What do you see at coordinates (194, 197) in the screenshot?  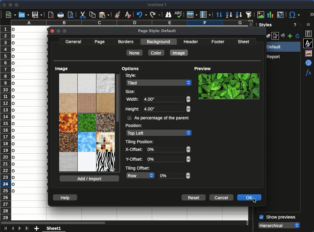 I see `reset` at bounding box center [194, 197].